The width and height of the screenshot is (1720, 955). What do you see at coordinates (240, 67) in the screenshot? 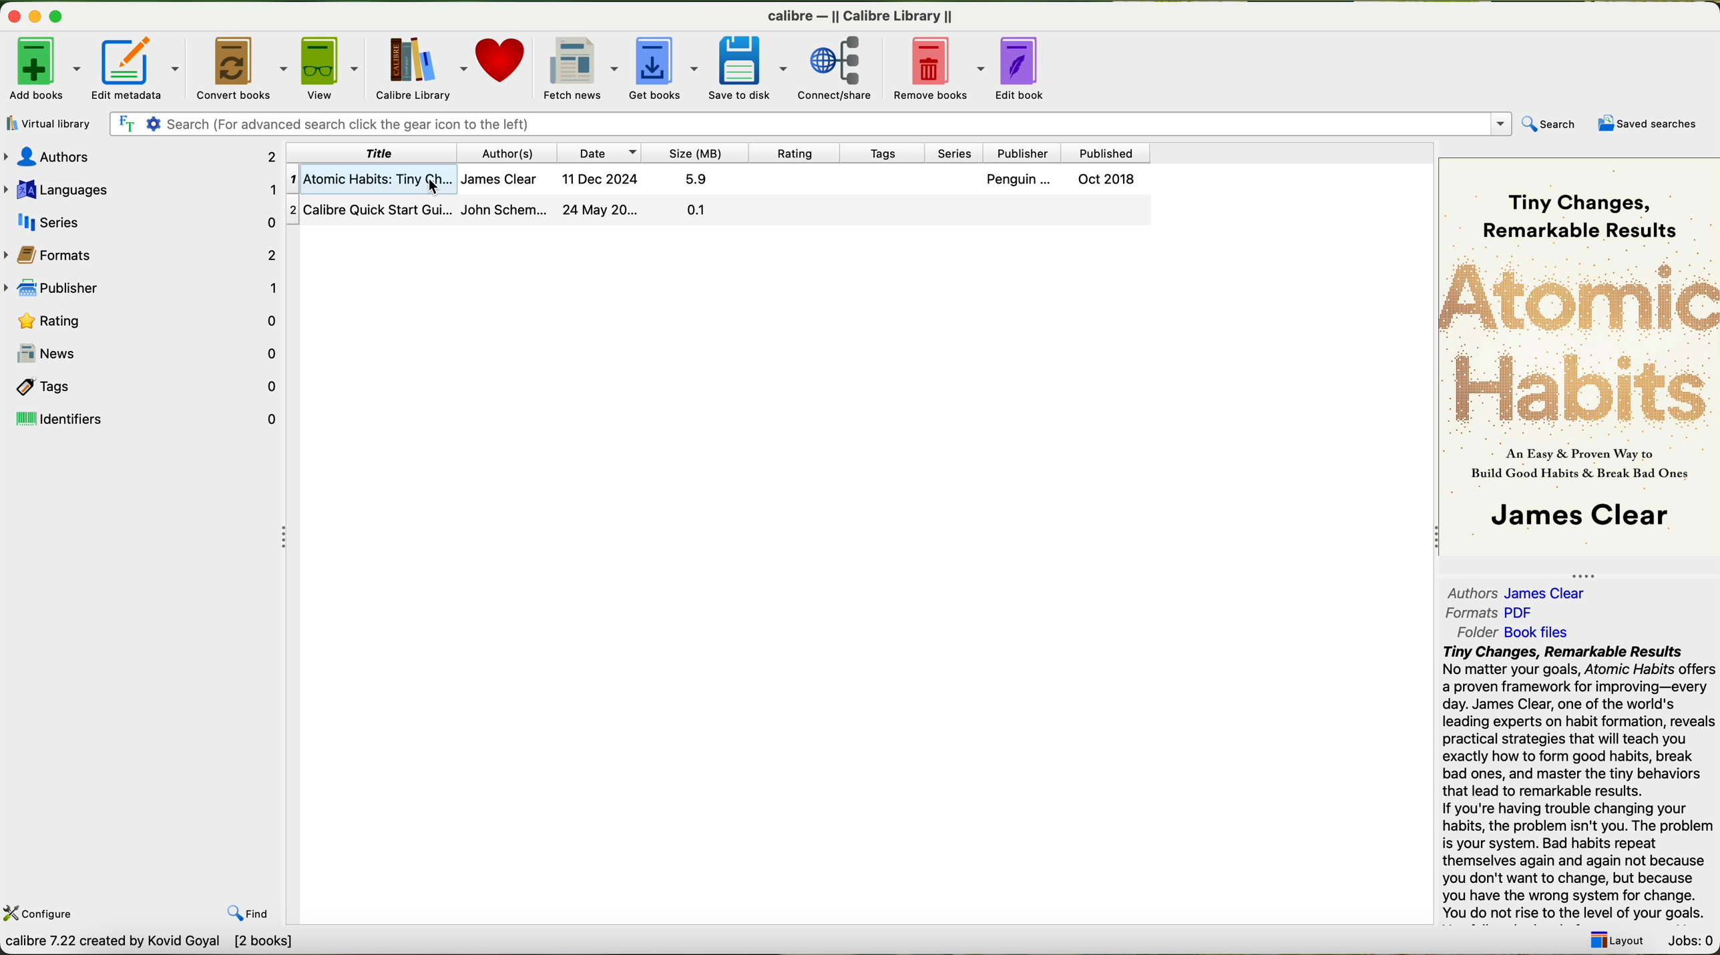
I see `convert books` at bounding box center [240, 67].